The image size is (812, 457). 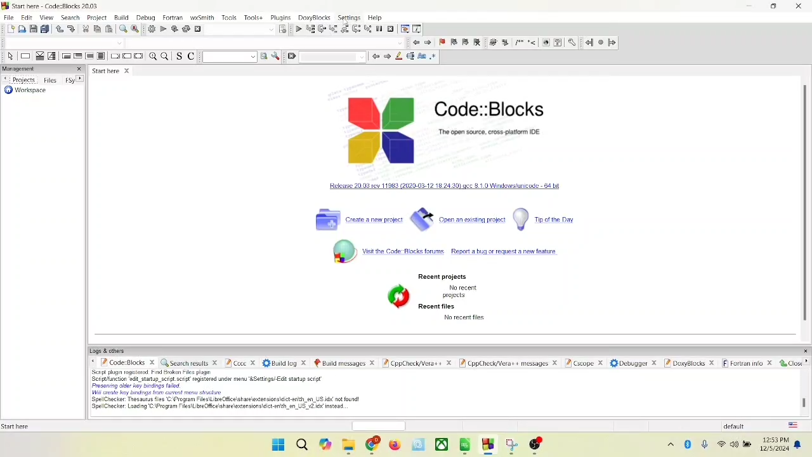 What do you see at coordinates (203, 18) in the screenshot?
I see `wxSmith` at bounding box center [203, 18].